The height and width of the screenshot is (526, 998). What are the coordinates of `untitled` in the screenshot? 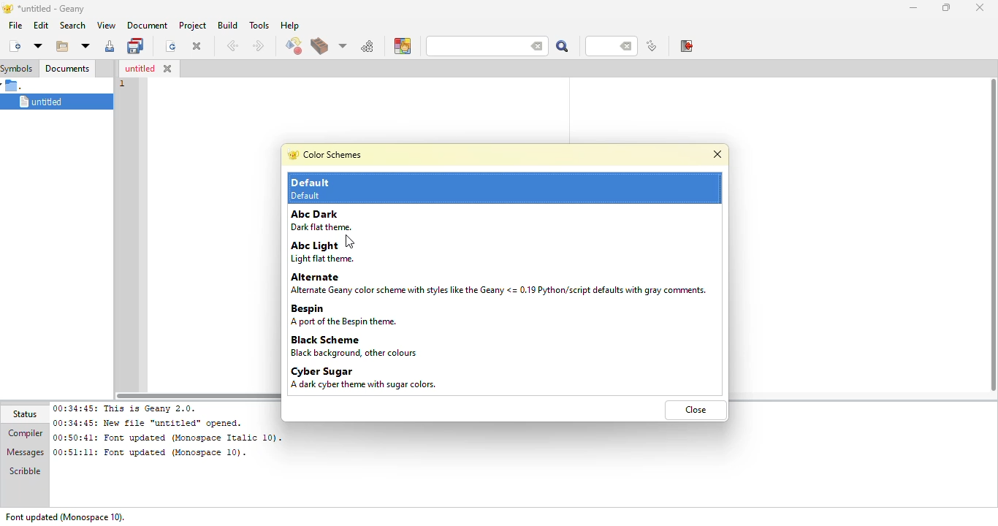 It's located at (138, 69).